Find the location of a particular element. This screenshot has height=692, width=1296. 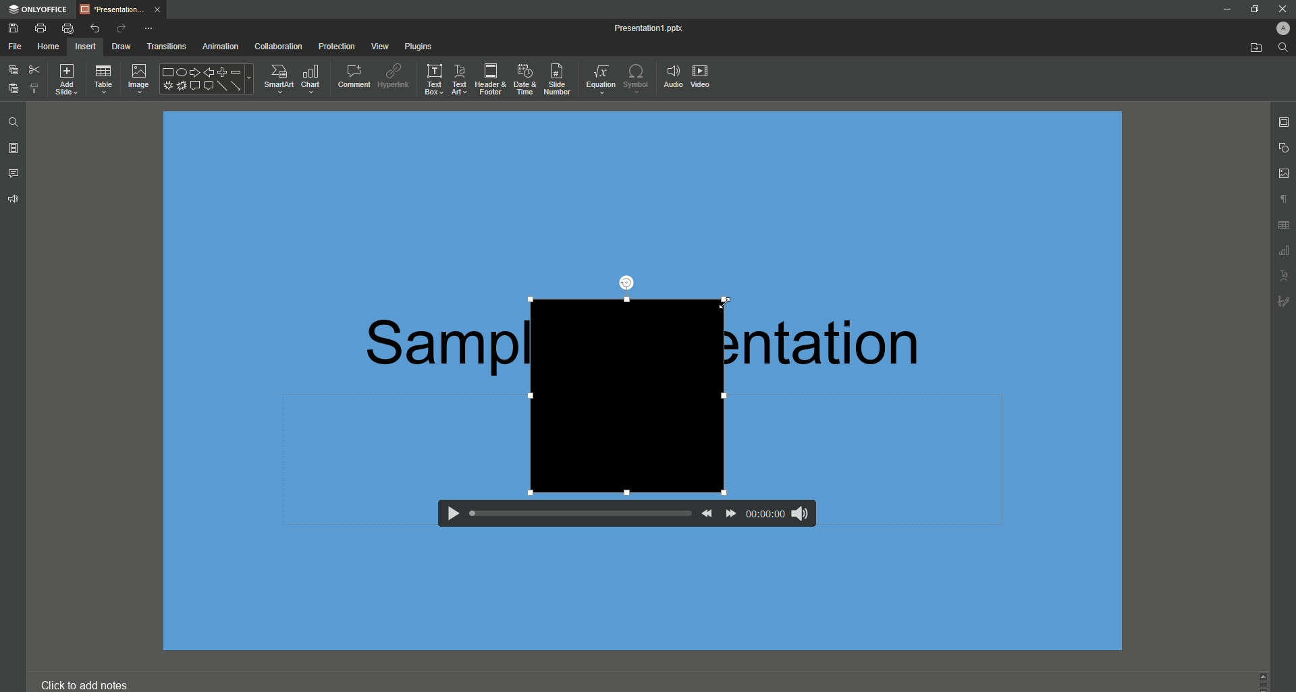

Shape Settings is located at coordinates (1285, 148).